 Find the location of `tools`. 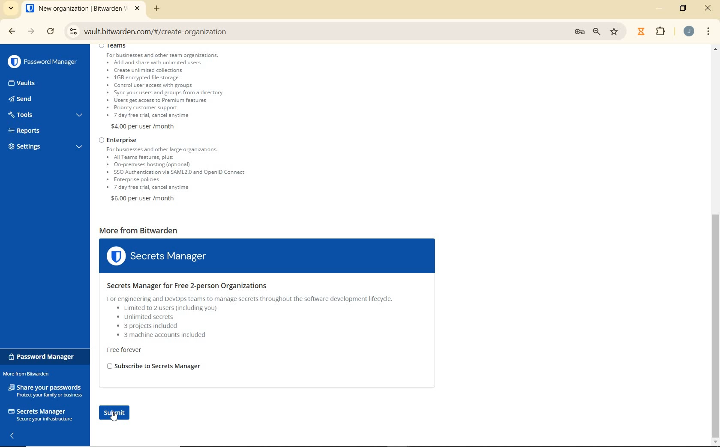

tools is located at coordinates (44, 116).